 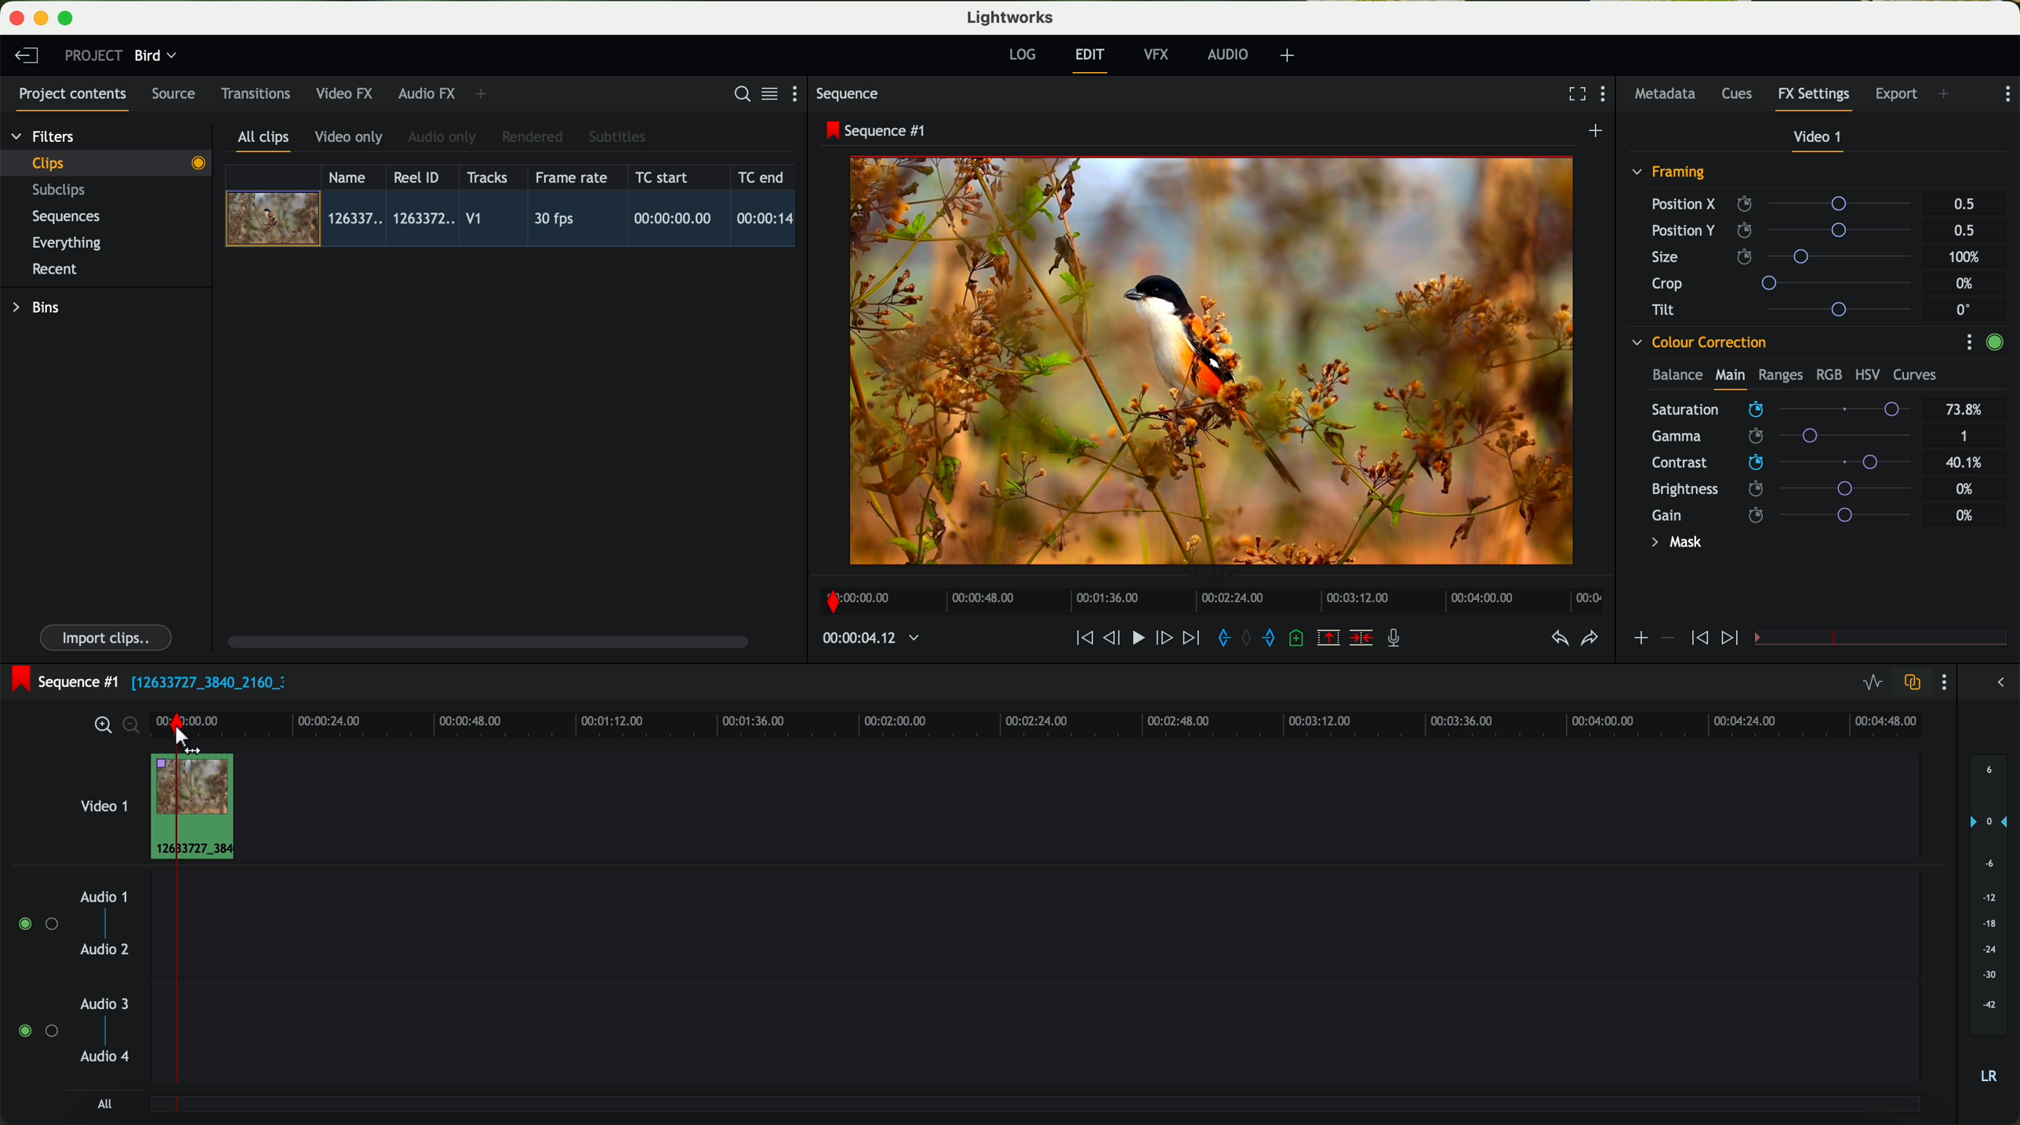 What do you see at coordinates (1160, 55) in the screenshot?
I see `VFX` at bounding box center [1160, 55].